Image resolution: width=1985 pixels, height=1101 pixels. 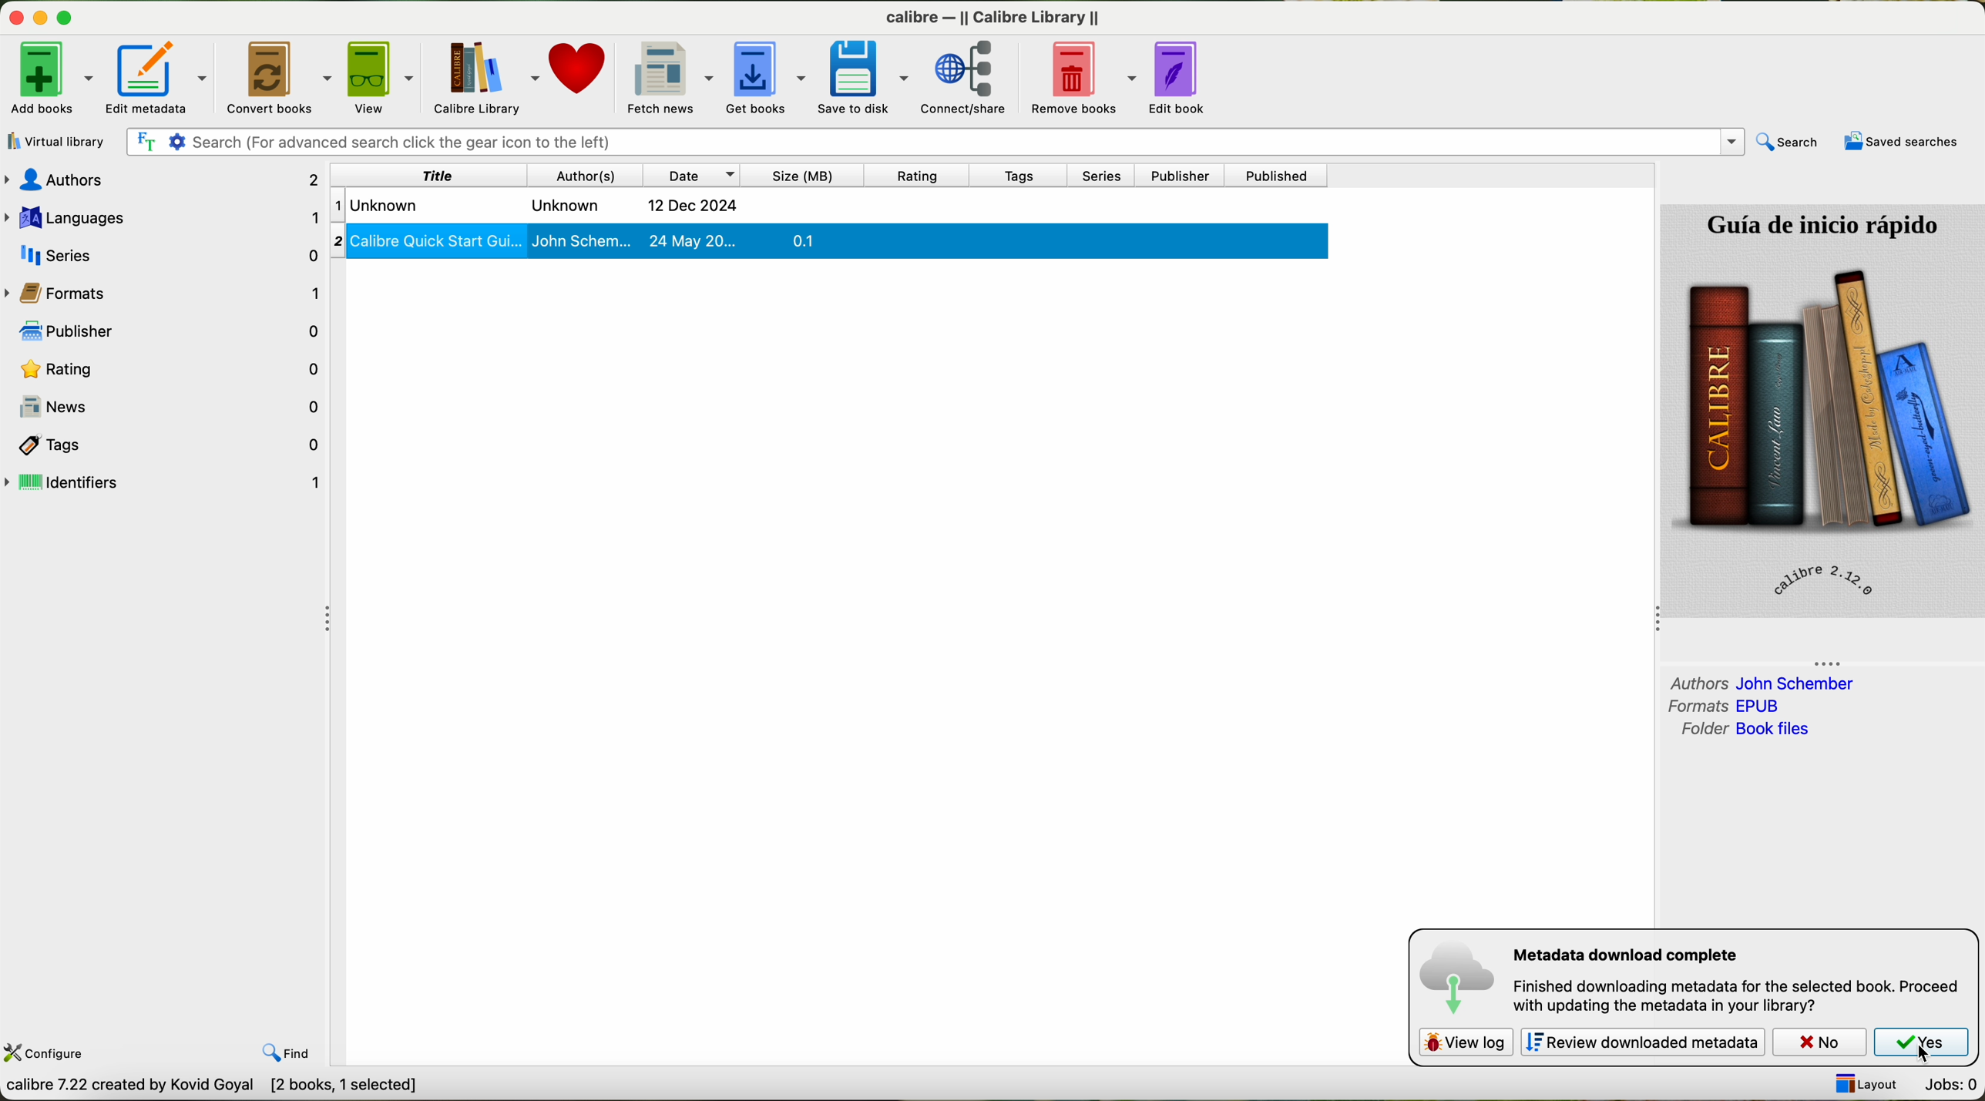 What do you see at coordinates (1690, 978) in the screenshot?
I see `metadata download complete finished downloading metadata for the selected boo.proceed with updating the multimedia in library?` at bounding box center [1690, 978].